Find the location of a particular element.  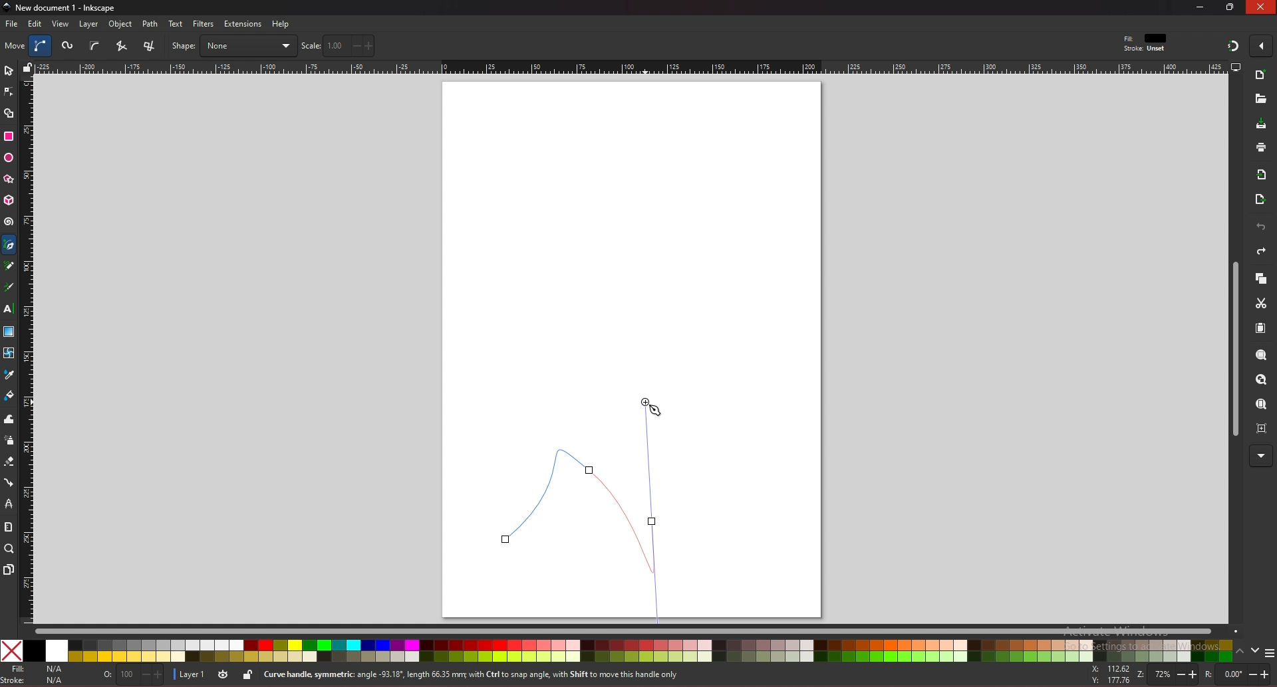

snapping is located at coordinates (1233, 45).